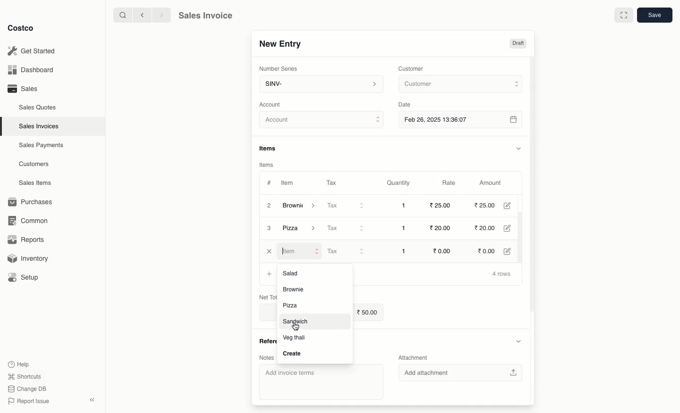  What do you see at coordinates (348, 251) in the screenshot?
I see `Tax` at bounding box center [348, 251].